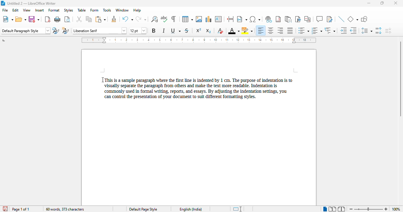  Describe the element at coordinates (231, 19) in the screenshot. I see `insert page break` at that location.